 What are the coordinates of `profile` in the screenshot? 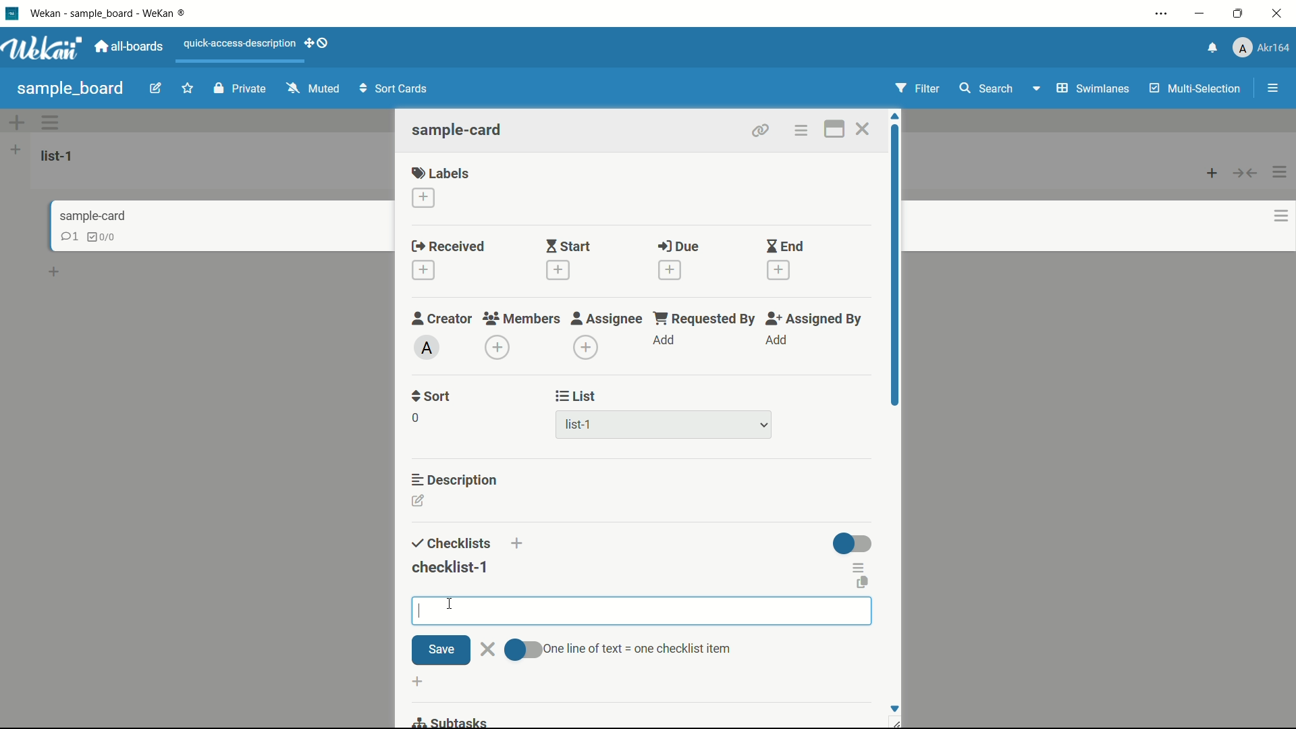 It's located at (1262, 49).